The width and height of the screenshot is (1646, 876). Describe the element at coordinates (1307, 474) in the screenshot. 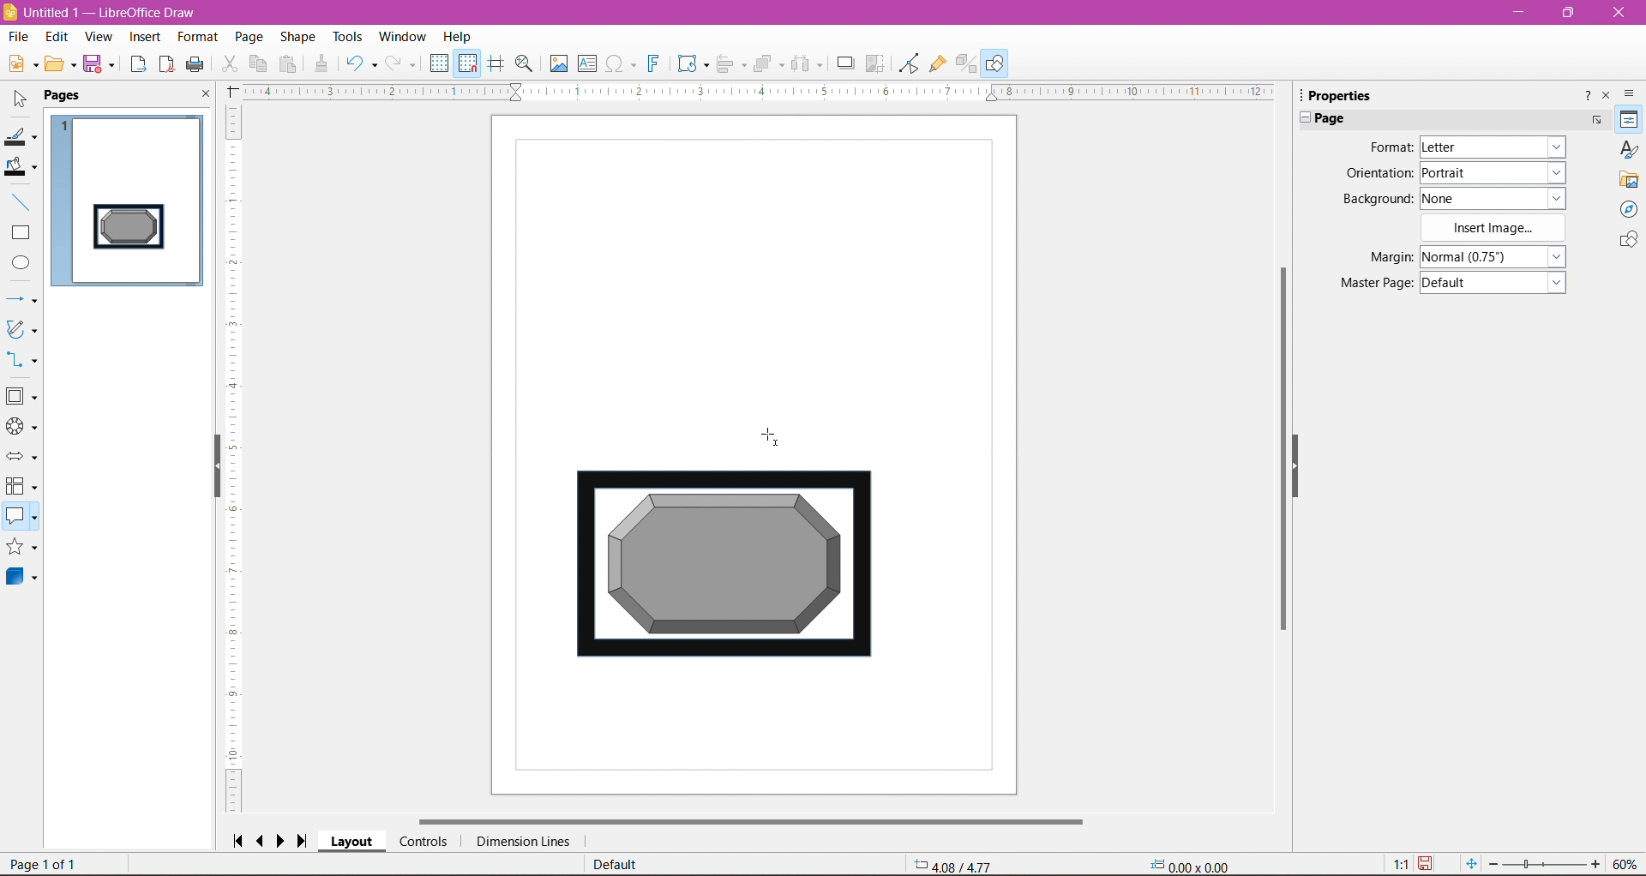

I see `Hide` at that location.